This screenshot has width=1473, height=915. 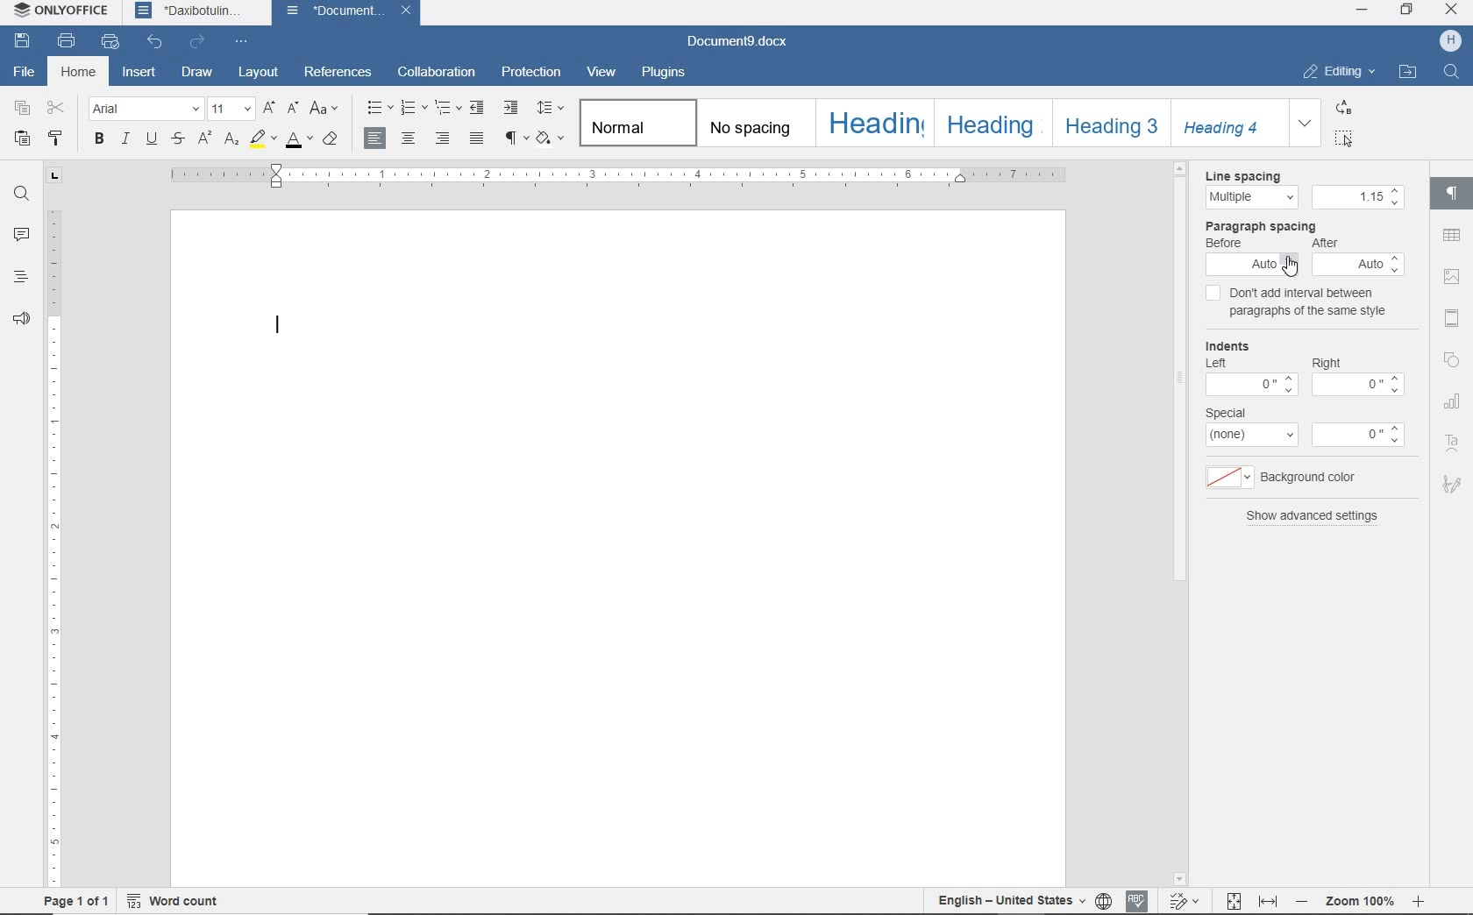 What do you see at coordinates (179, 138) in the screenshot?
I see `strikethrough` at bounding box center [179, 138].